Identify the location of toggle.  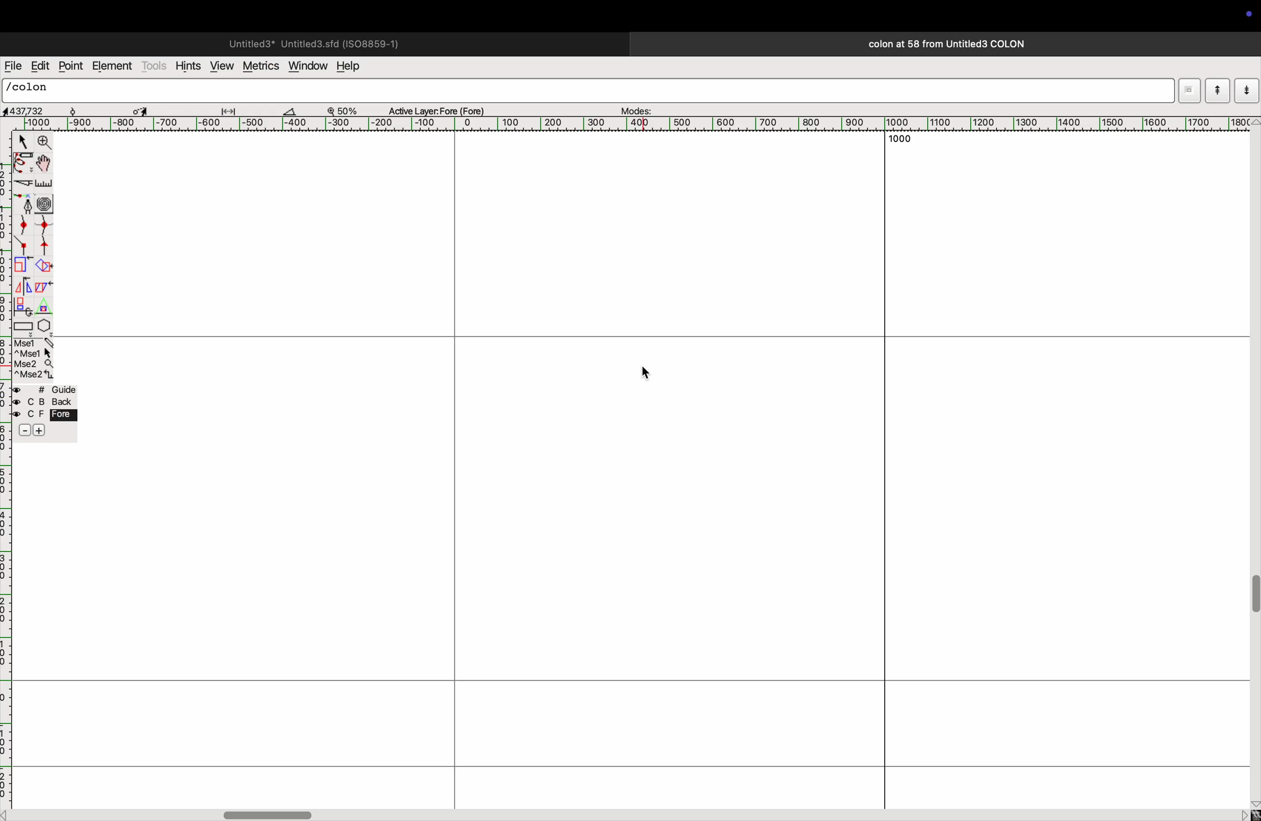
(140, 109).